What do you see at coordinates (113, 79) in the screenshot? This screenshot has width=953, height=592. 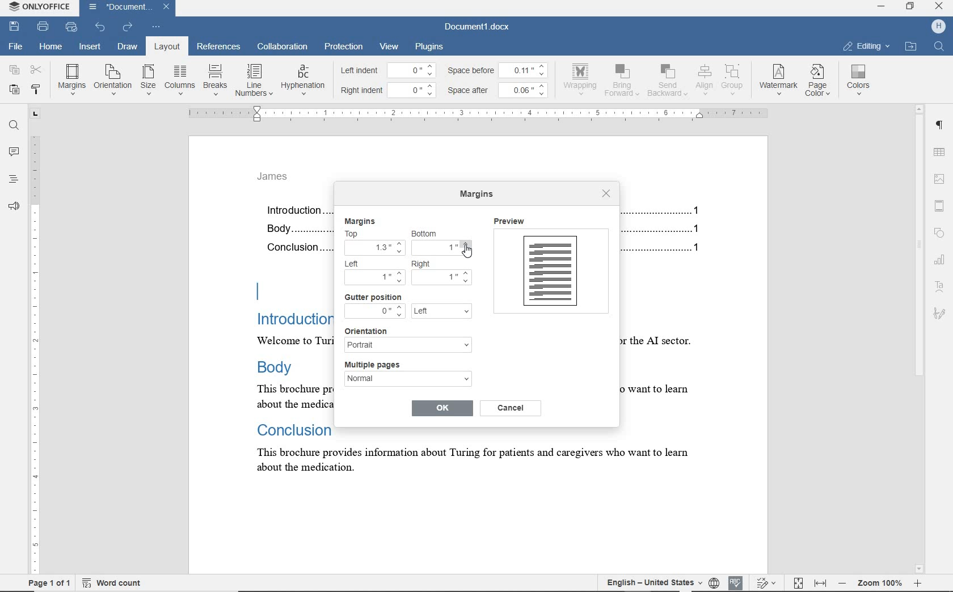 I see `orientation` at bounding box center [113, 79].